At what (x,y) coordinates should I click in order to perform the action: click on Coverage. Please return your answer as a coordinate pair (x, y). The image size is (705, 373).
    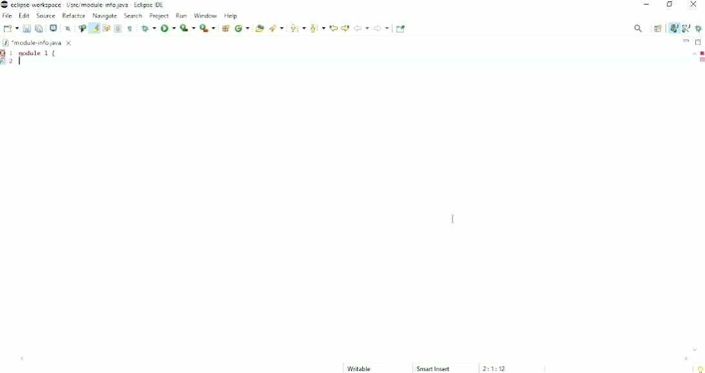
    Looking at the image, I should click on (187, 28).